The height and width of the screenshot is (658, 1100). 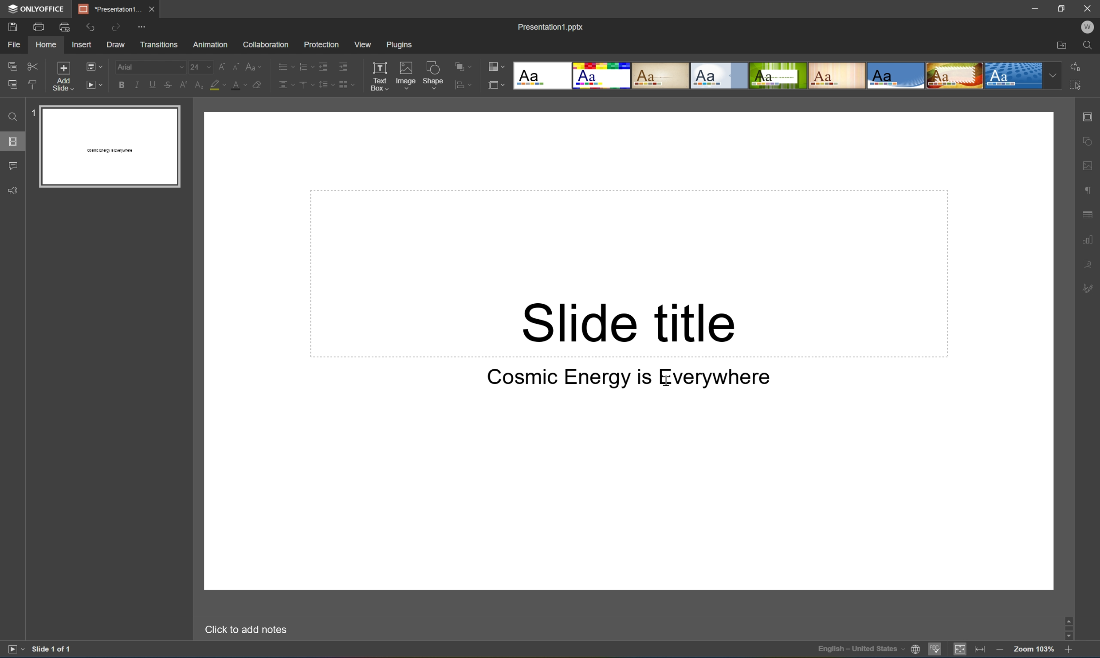 What do you see at coordinates (94, 84) in the screenshot?
I see `Start layout` at bounding box center [94, 84].